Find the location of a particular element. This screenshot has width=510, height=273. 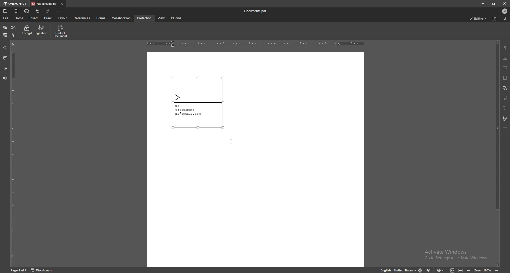

file name is located at coordinates (256, 11).